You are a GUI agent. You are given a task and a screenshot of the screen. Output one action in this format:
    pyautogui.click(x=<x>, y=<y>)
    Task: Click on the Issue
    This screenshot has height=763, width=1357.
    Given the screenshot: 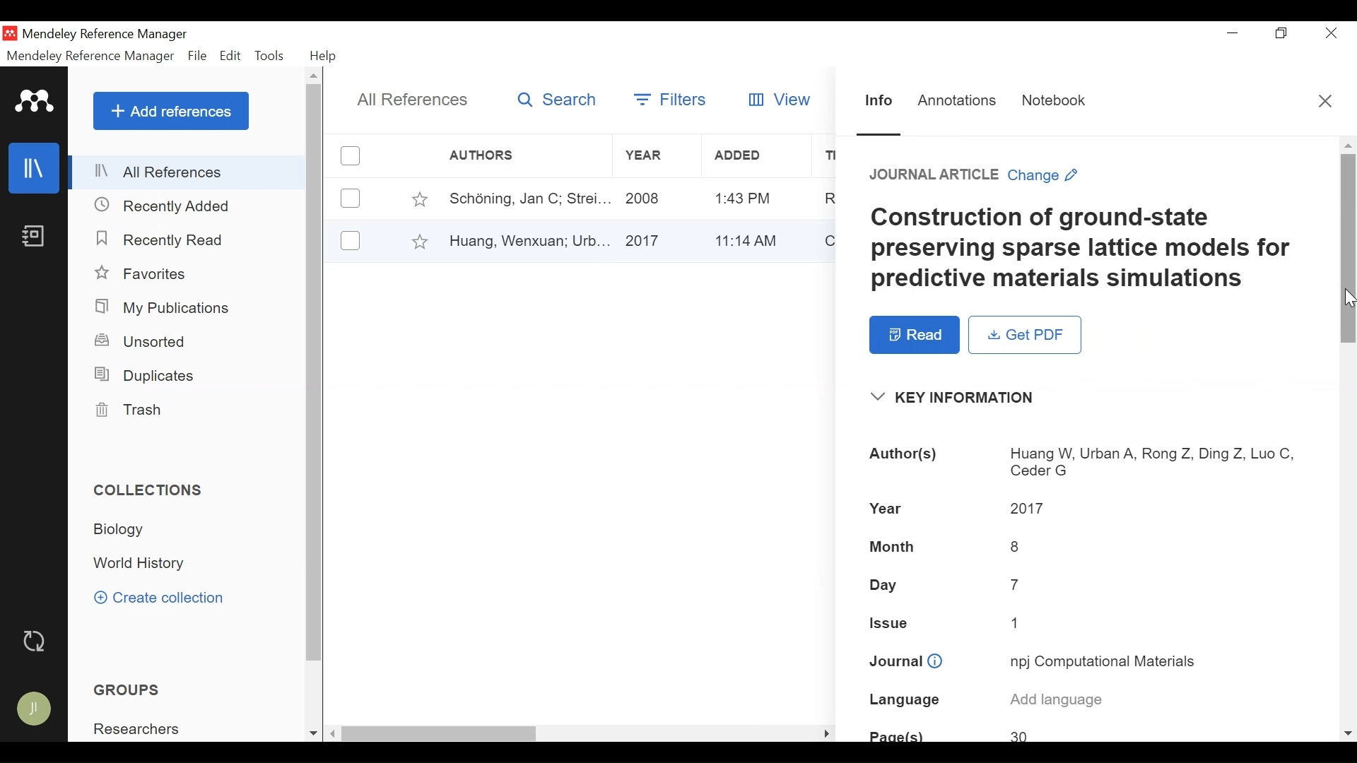 What is the action you would take?
    pyautogui.click(x=1088, y=624)
    